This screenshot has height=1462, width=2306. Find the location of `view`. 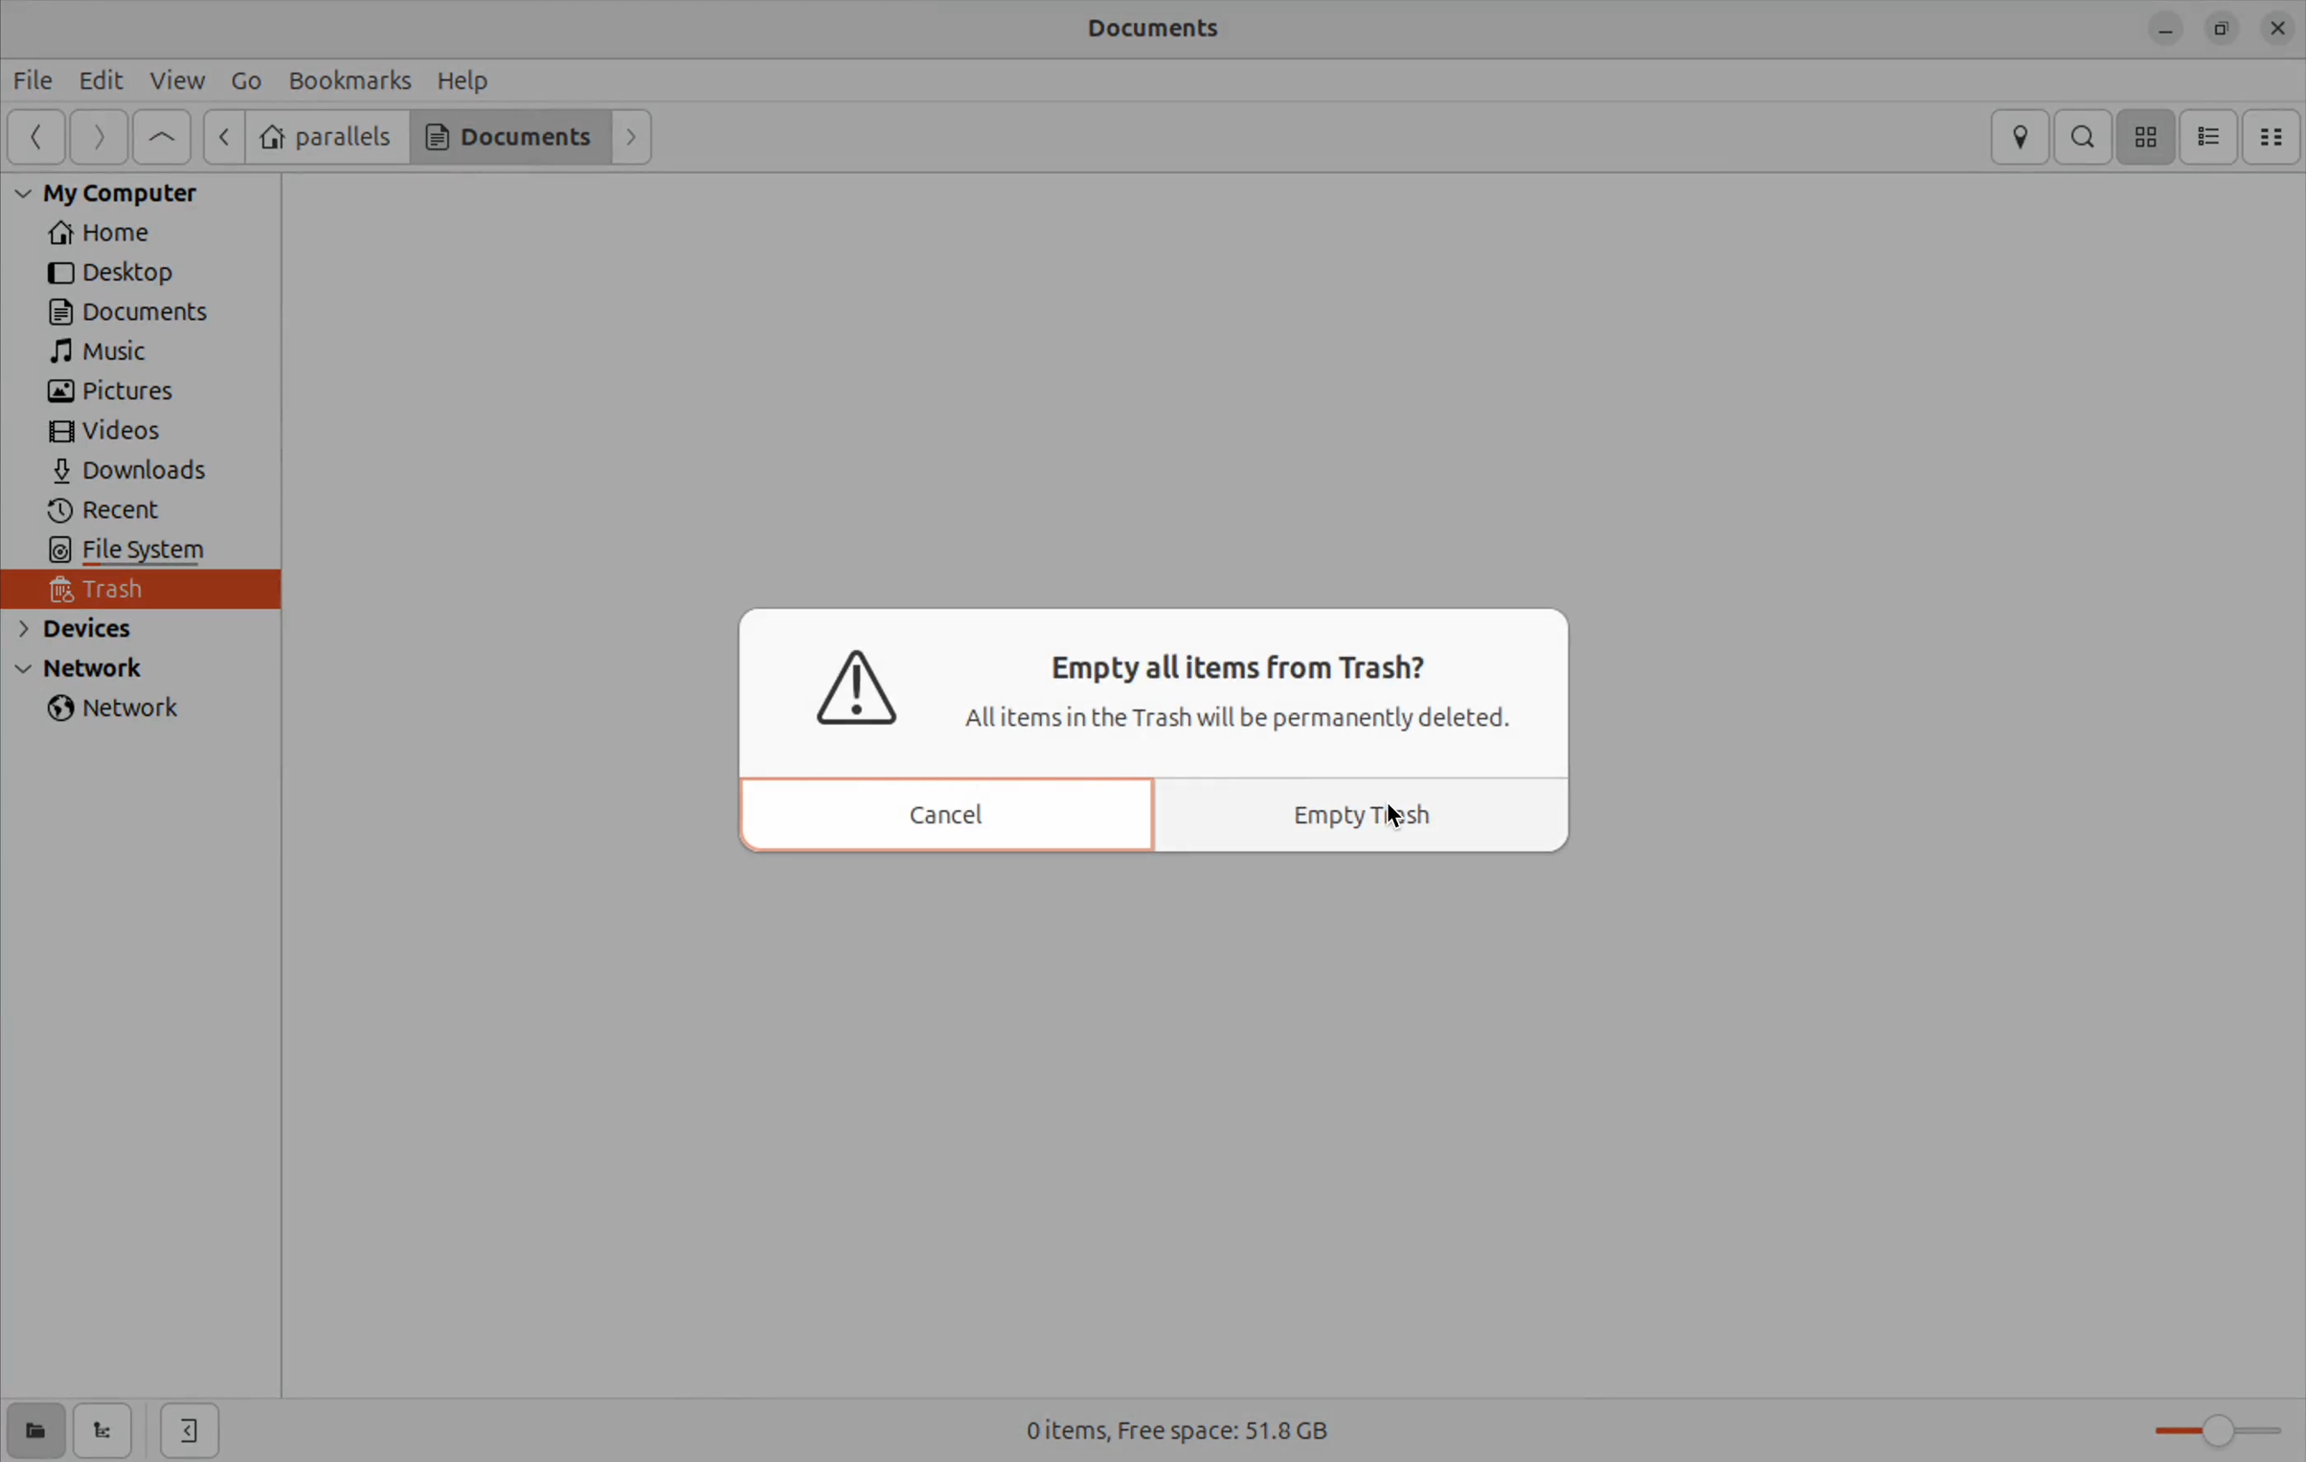

view is located at coordinates (176, 79).